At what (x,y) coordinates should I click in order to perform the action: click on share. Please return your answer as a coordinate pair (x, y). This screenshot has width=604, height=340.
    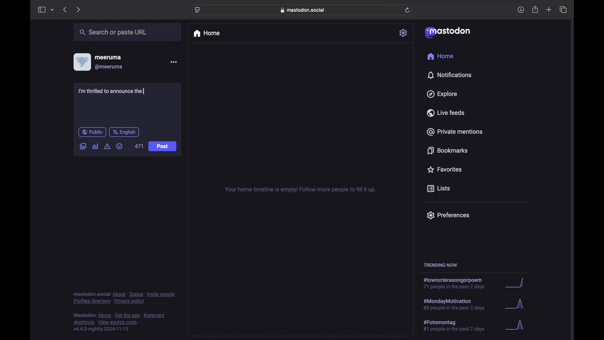
    Looking at the image, I should click on (535, 9).